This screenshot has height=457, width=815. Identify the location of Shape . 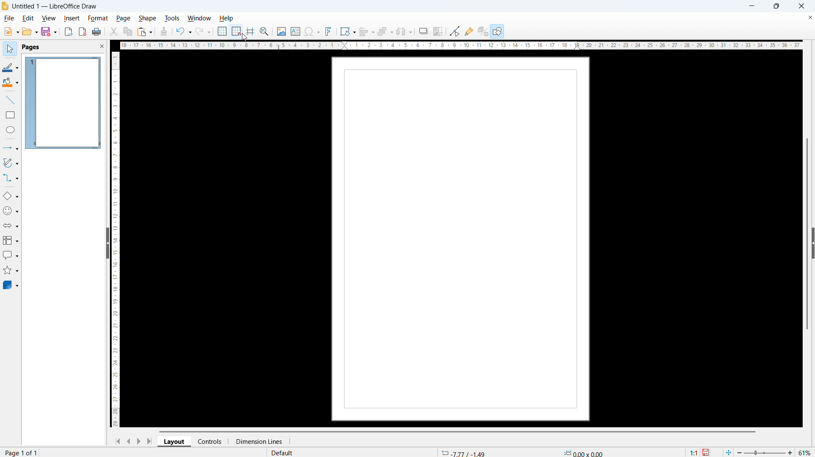
(147, 18).